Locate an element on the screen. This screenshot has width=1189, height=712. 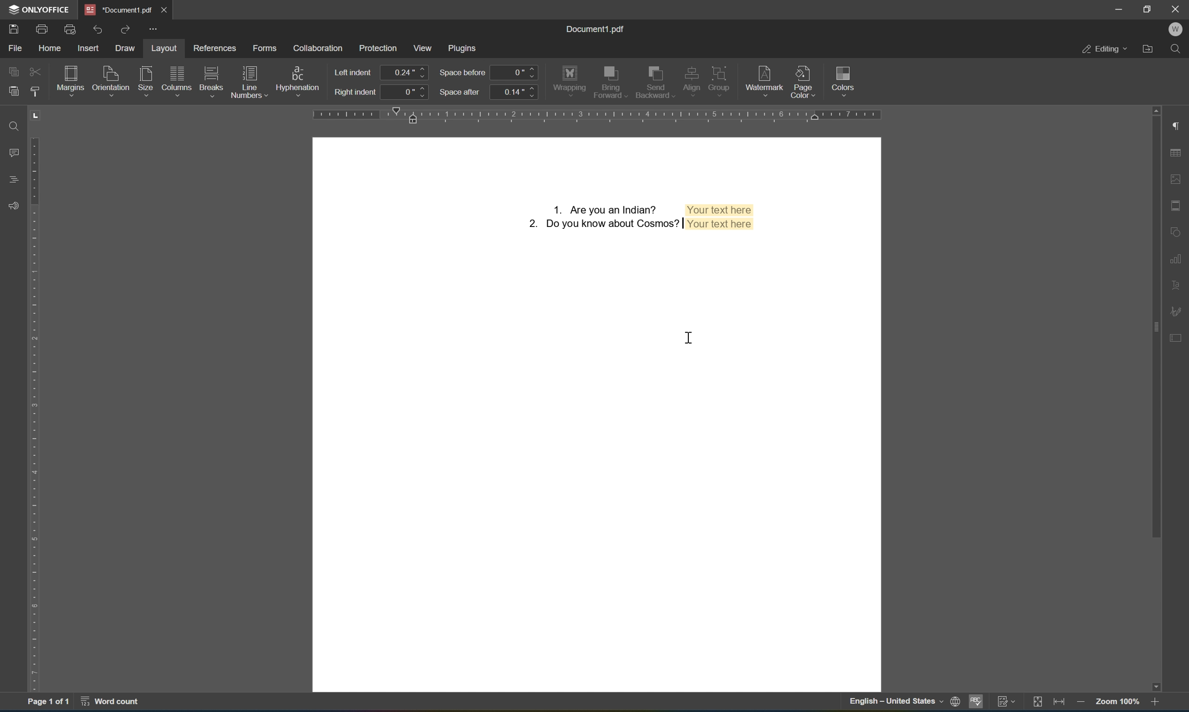
comments is located at coordinates (15, 153).